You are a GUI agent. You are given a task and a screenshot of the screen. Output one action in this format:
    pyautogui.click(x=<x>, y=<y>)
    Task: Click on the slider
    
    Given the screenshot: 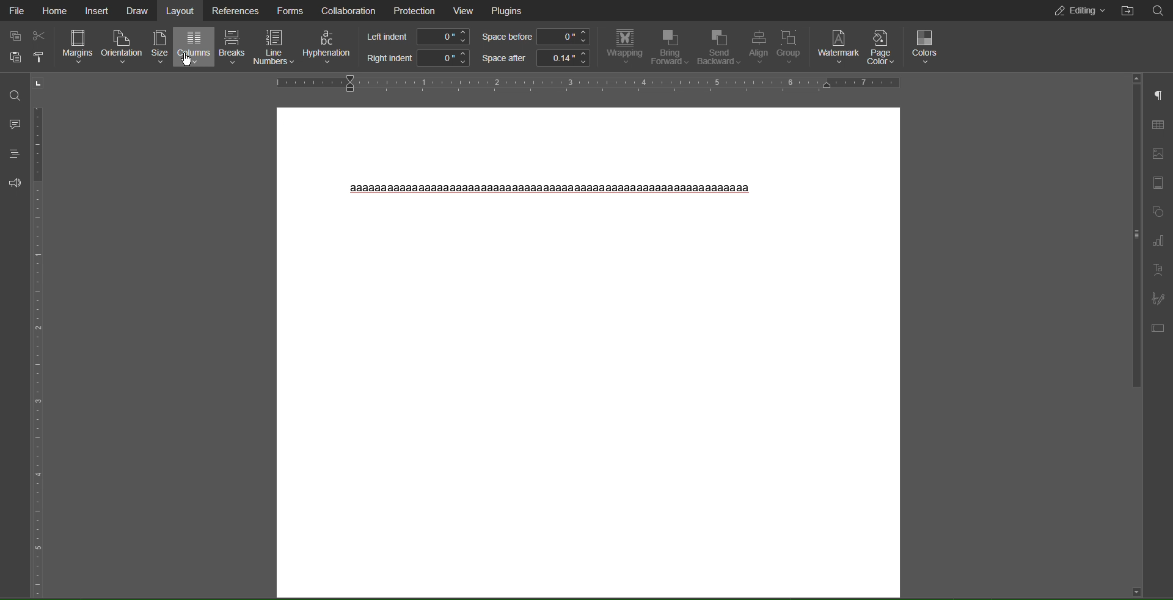 What is the action you would take?
    pyautogui.click(x=1131, y=230)
    